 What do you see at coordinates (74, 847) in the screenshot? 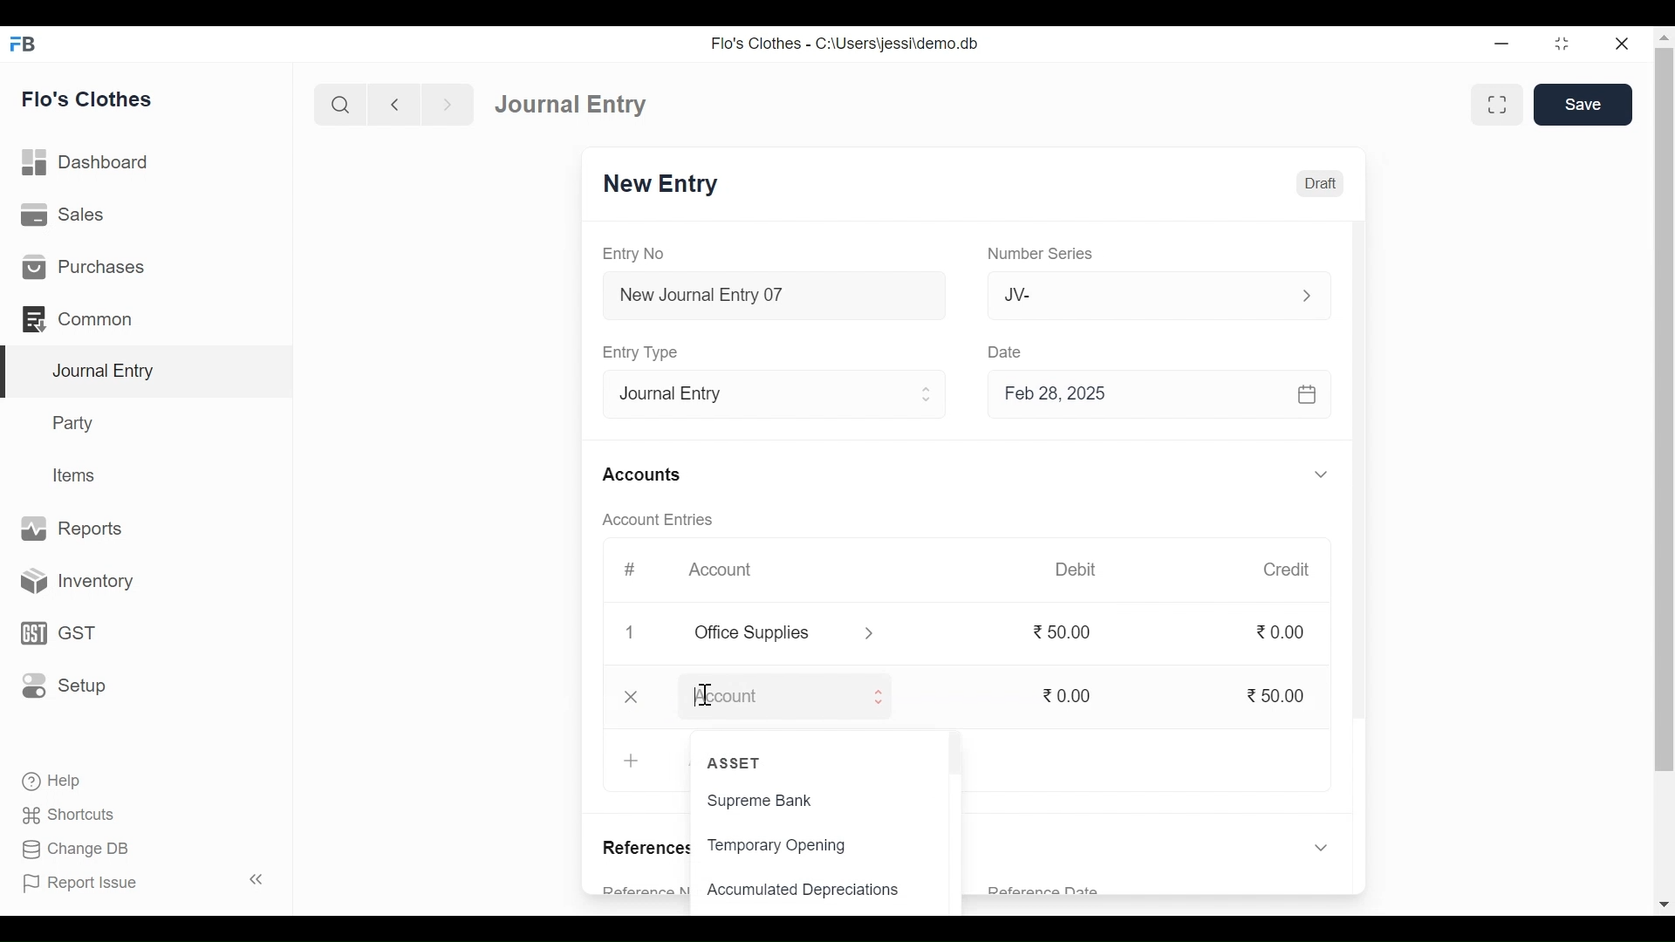
I see `Change DB` at bounding box center [74, 847].